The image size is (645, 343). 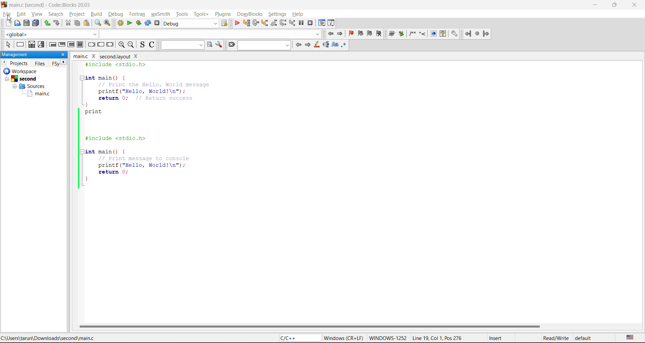 I want to click on save, so click(x=26, y=22).